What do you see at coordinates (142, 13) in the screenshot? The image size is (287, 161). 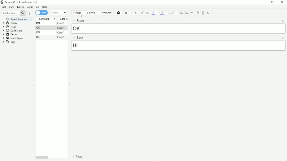 I see `Superscript` at bounding box center [142, 13].